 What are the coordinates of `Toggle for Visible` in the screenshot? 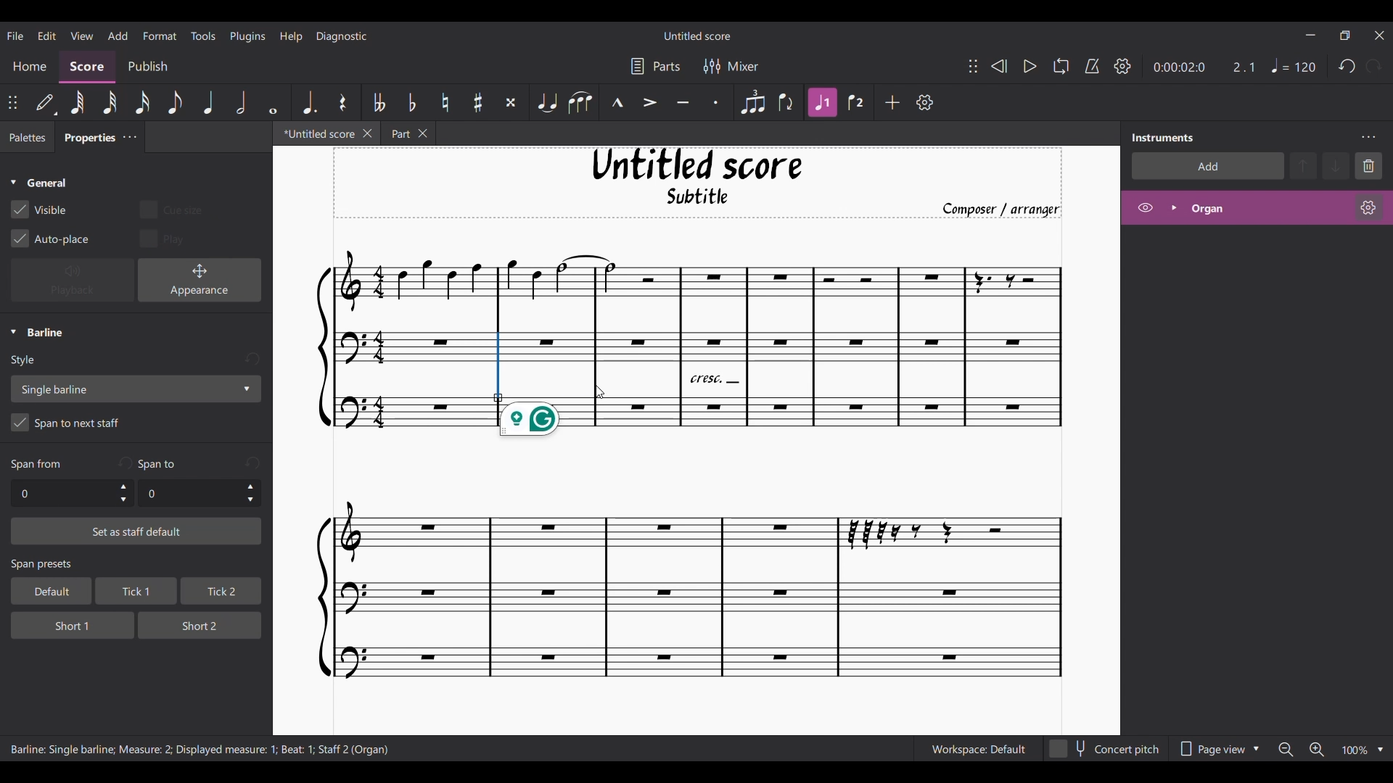 It's located at (39, 210).